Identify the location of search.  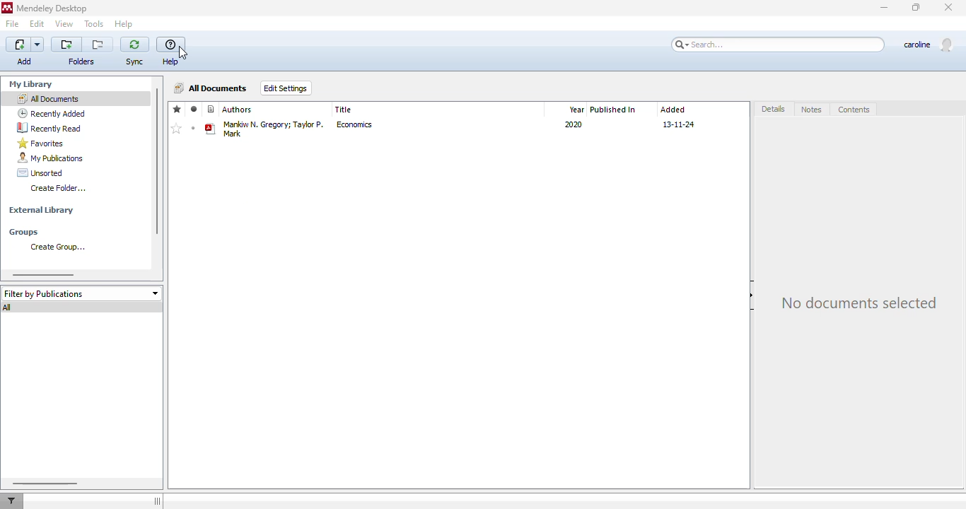
(777, 45).